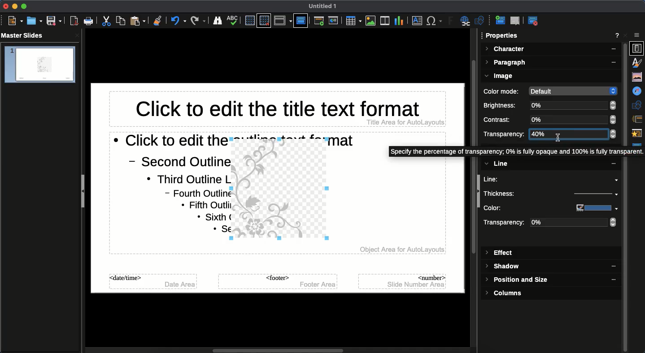 This screenshot has width=645, height=353. I want to click on Maximize, so click(23, 6).